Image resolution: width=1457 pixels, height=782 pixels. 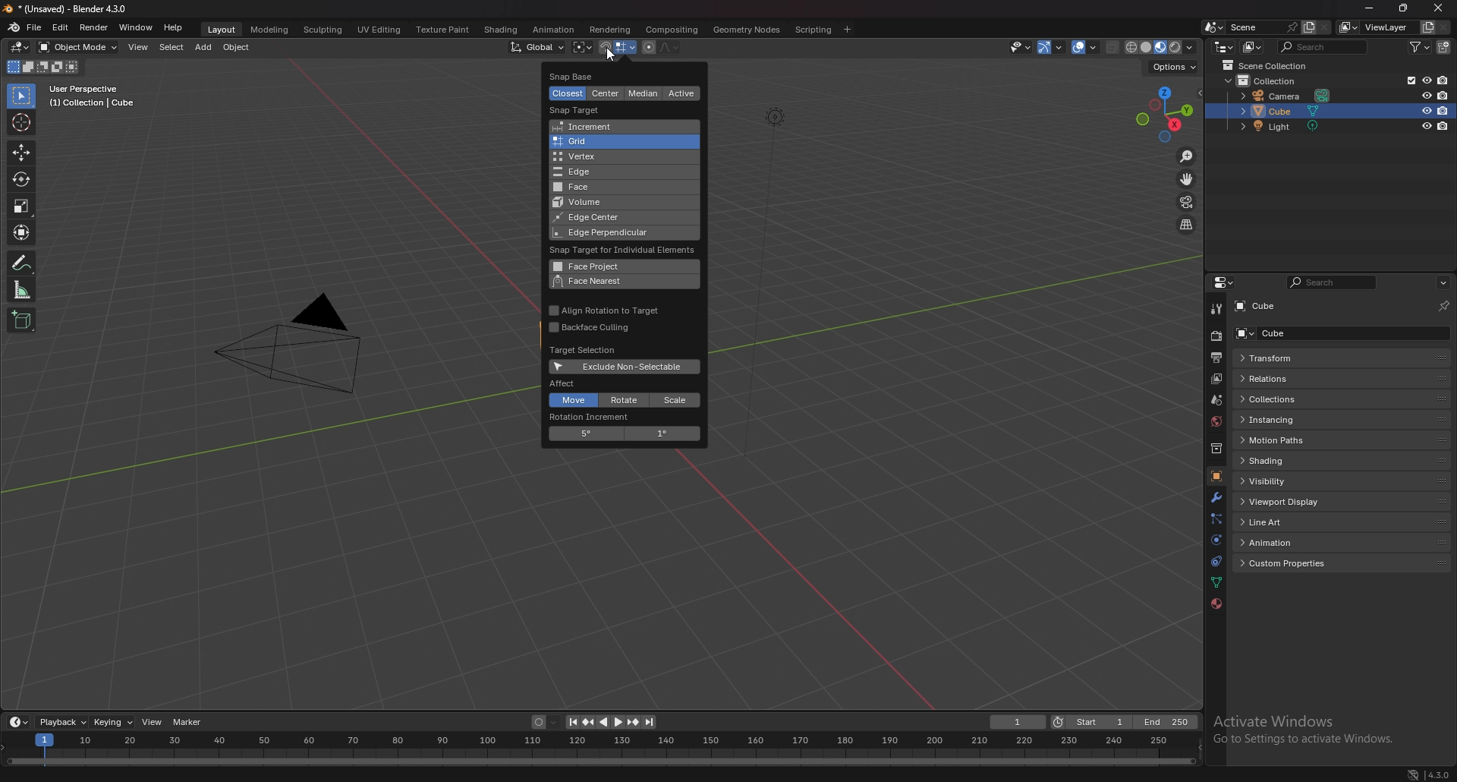 I want to click on start, so click(x=1090, y=722).